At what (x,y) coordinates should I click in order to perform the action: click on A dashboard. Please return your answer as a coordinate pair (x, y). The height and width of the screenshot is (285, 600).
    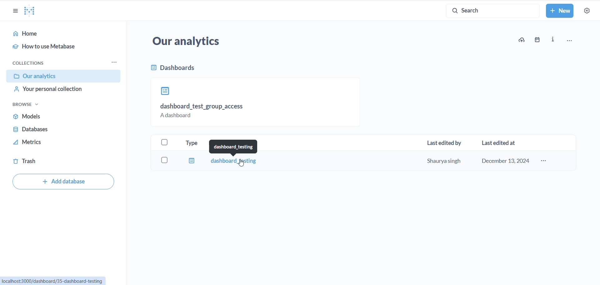
    Looking at the image, I should click on (178, 116).